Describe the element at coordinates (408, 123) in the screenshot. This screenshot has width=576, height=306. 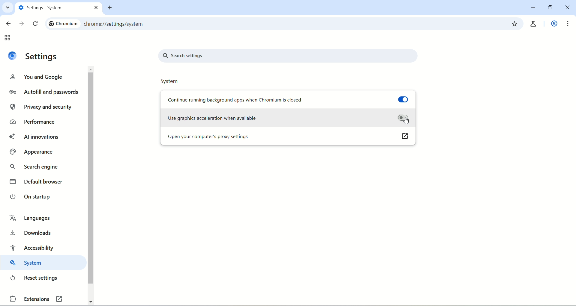
I see `cursor` at that location.